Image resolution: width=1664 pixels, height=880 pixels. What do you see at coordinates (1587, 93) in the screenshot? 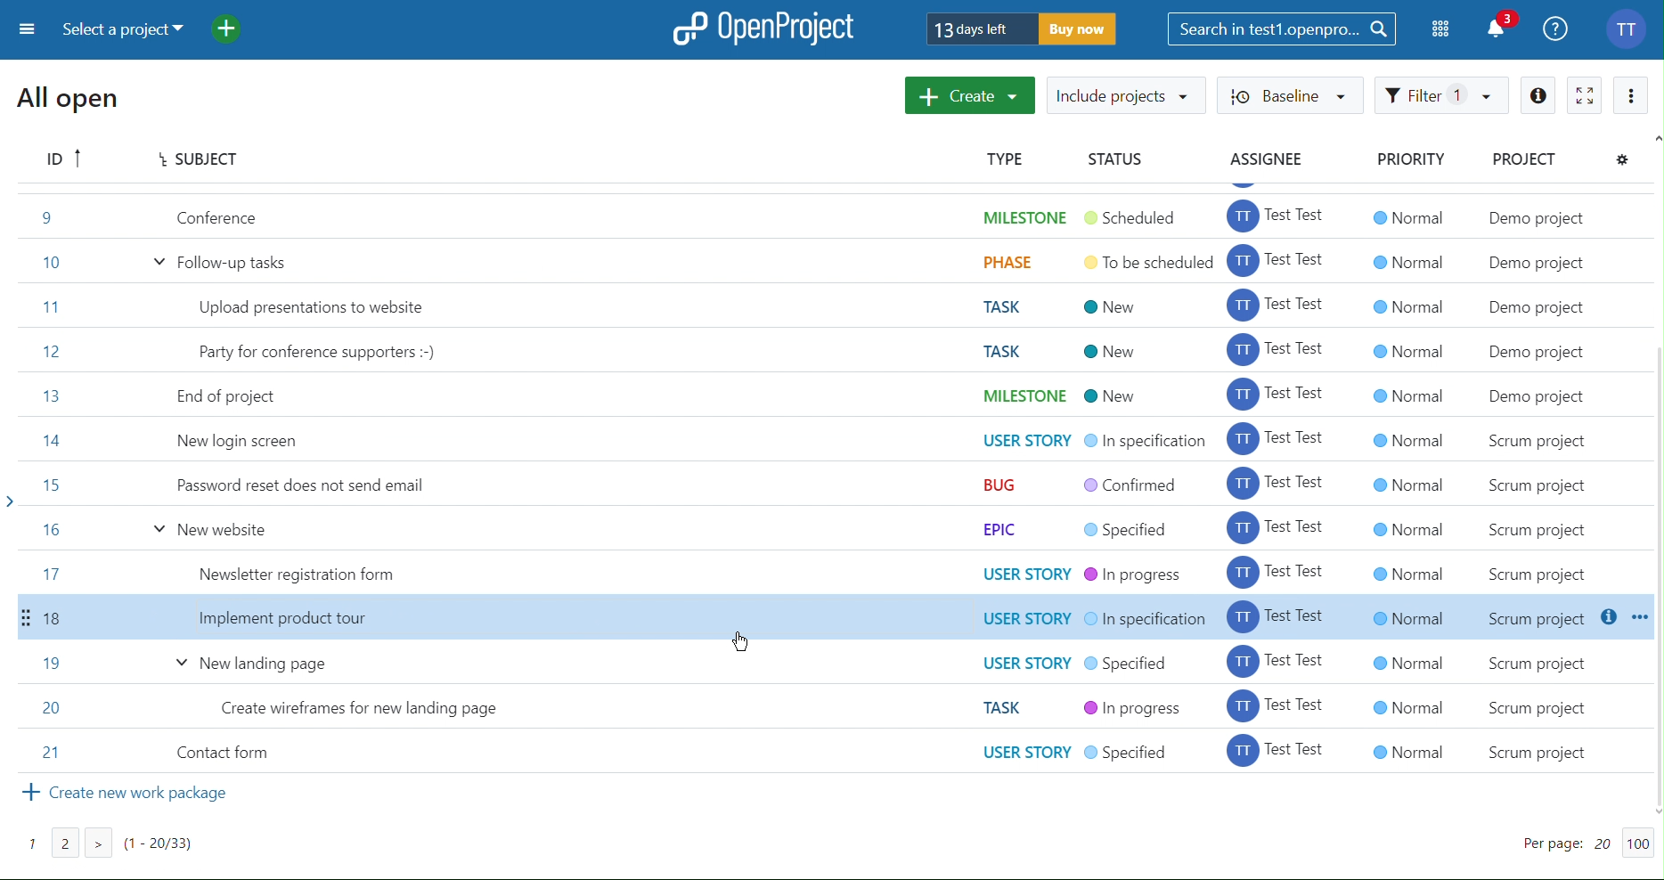
I see `Fullscreen` at bounding box center [1587, 93].